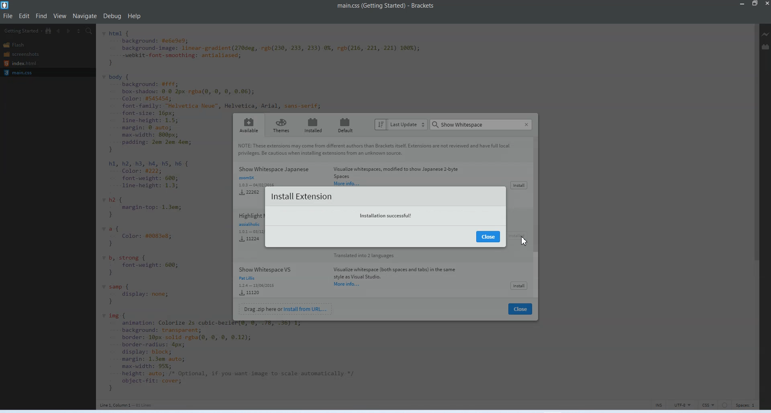 Image resolution: width=771 pixels, height=413 pixels. Describe the element at coordinates (709, 405) in the screenshot. I see `CSS` at that location.